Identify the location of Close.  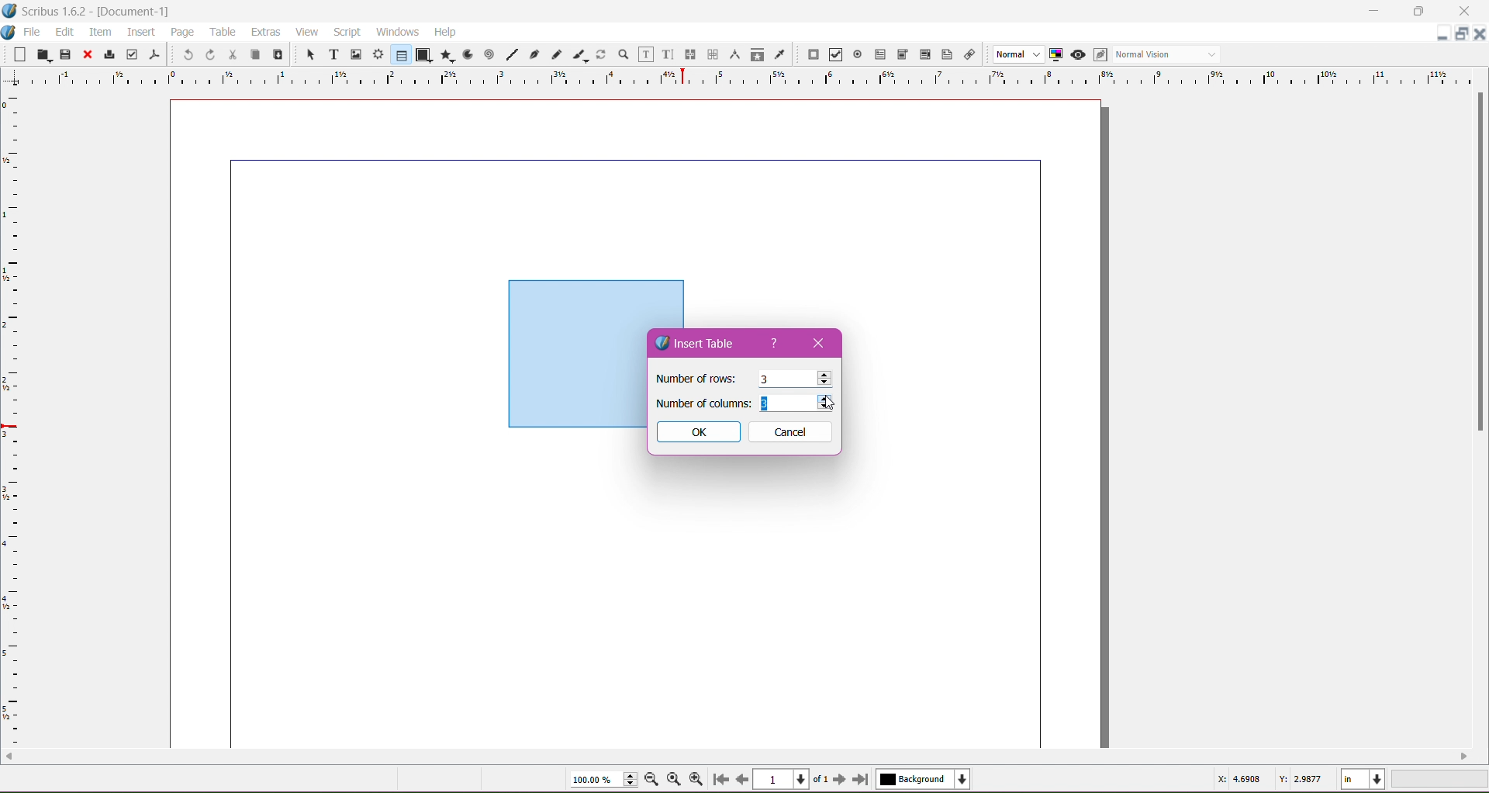
(819, 341).